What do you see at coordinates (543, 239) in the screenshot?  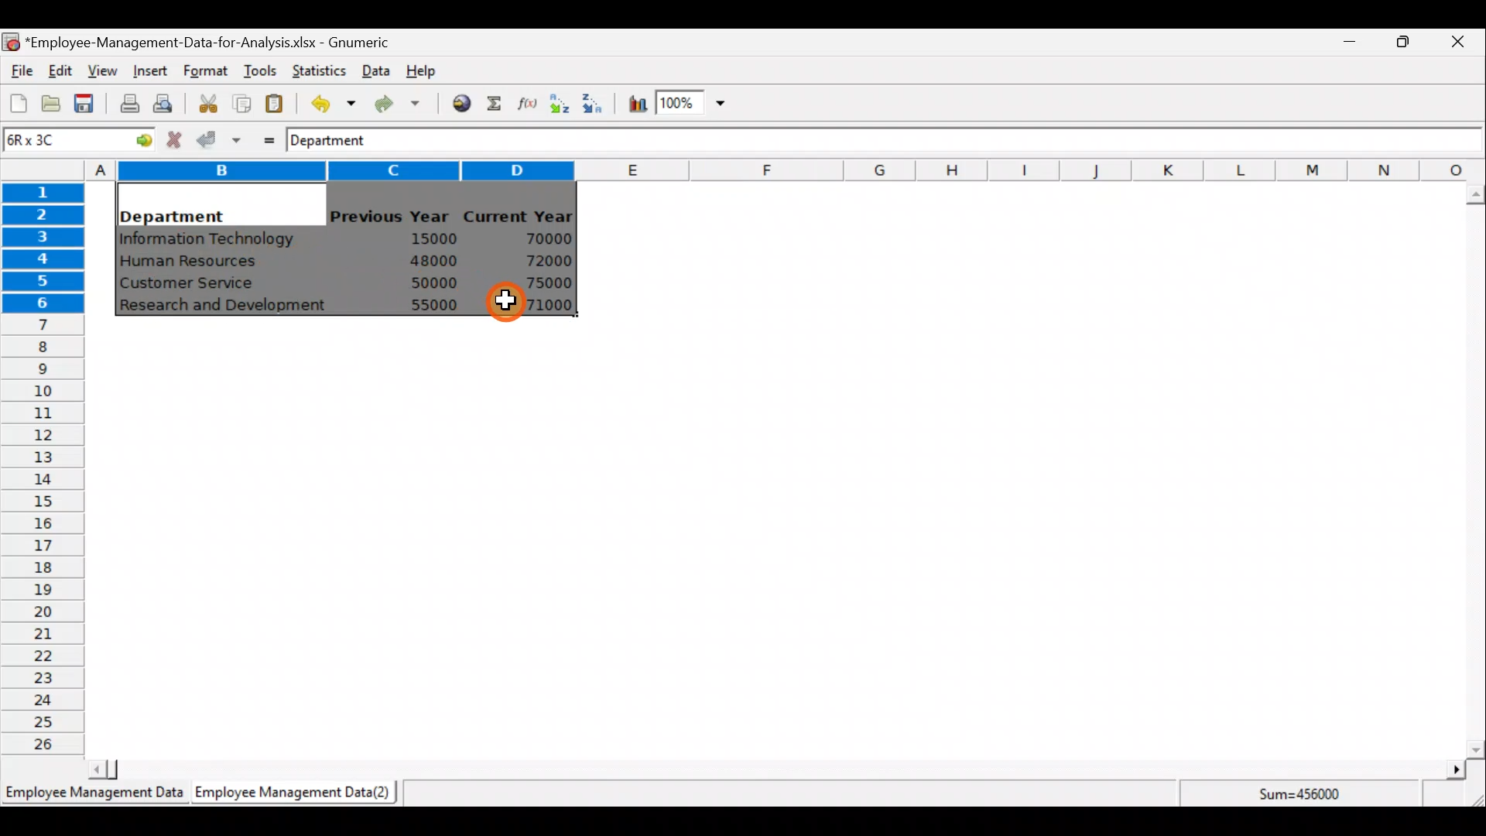 I see `70000` at bounding box center [543, 239].